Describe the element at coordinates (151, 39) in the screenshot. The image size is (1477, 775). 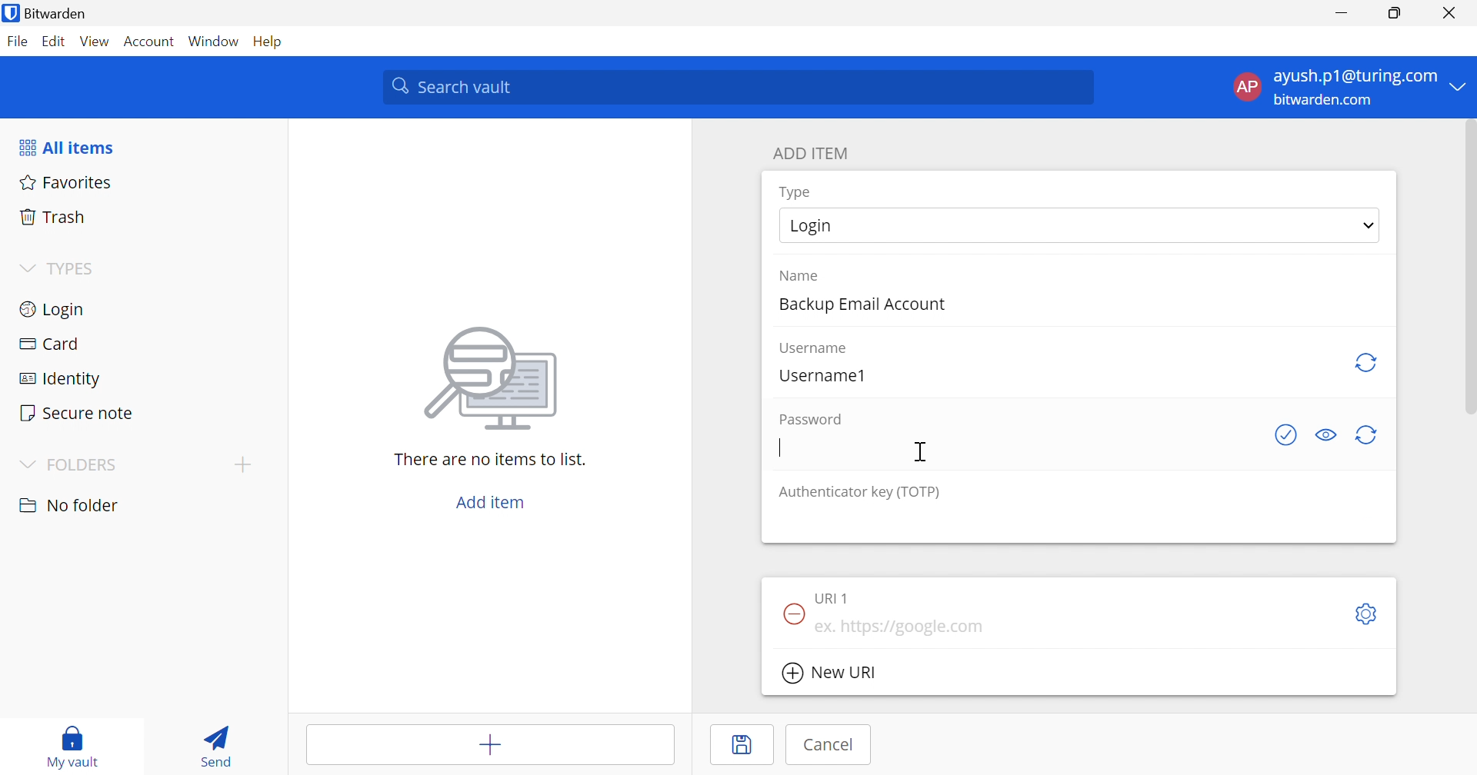
I see `Account` at that location.